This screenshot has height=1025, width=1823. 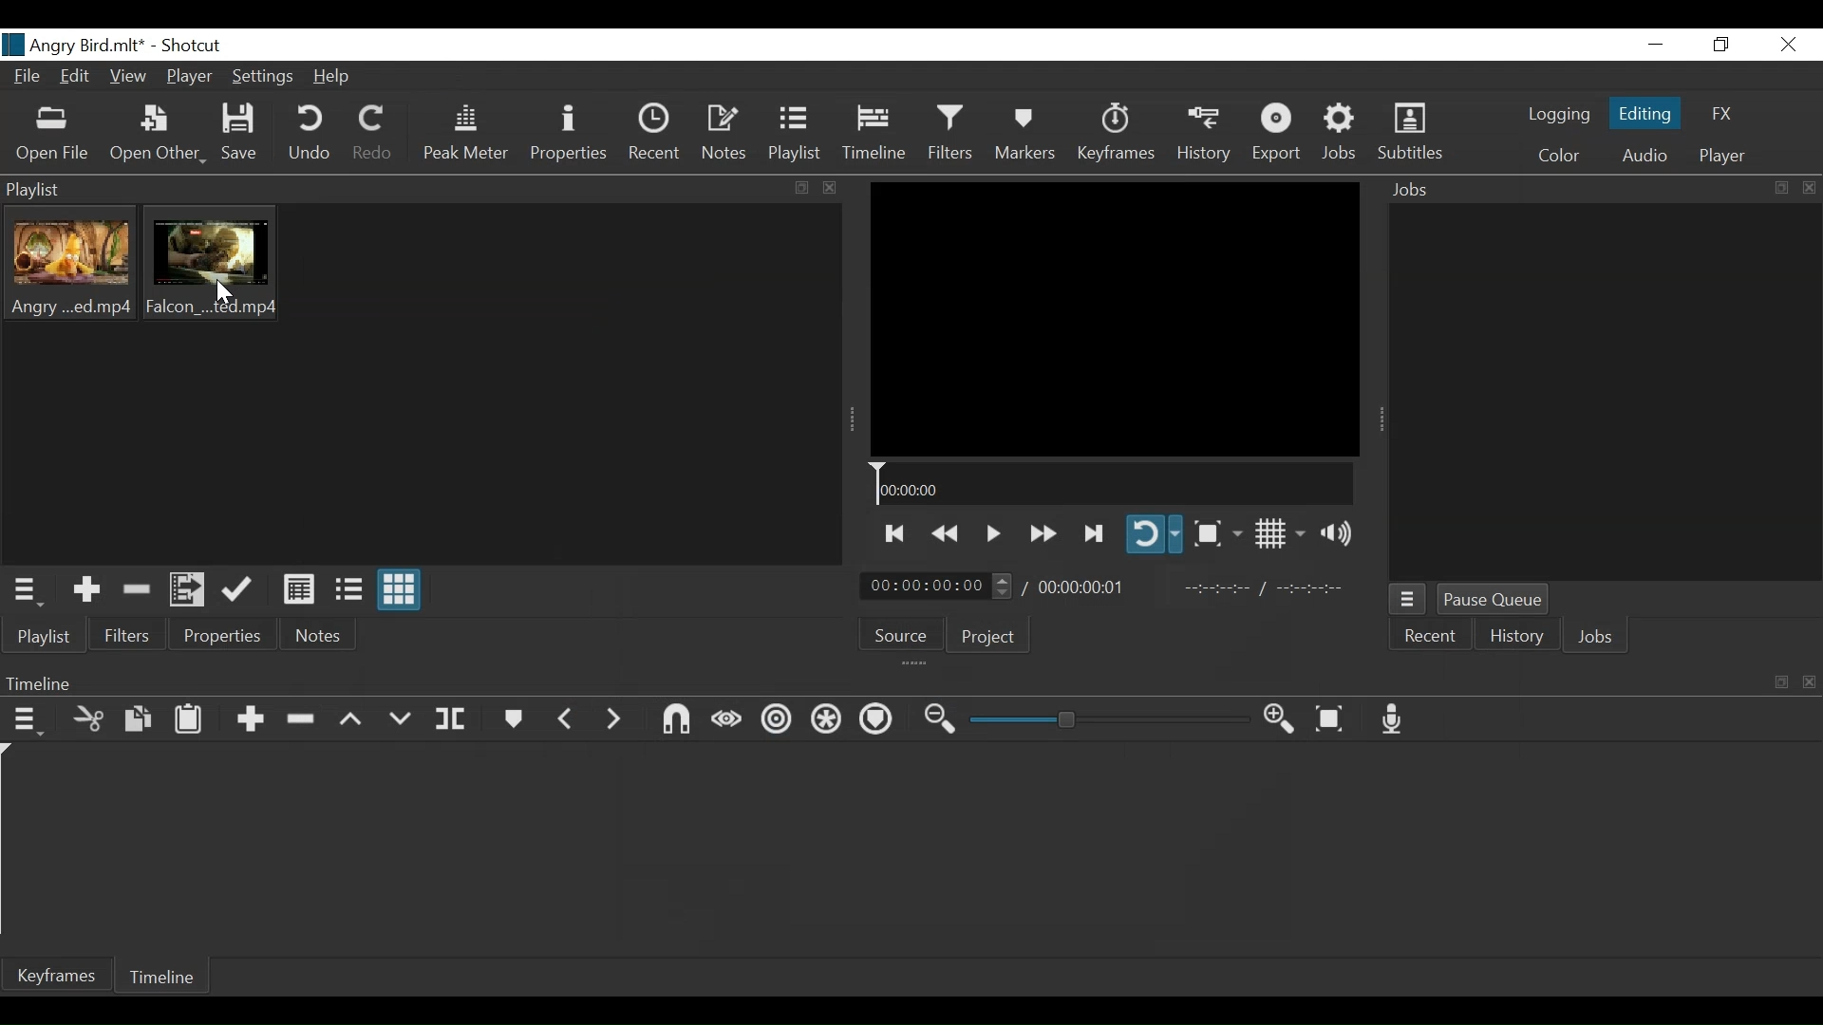 I want to click on Skip to the next point, so click(x=1095, y=534).